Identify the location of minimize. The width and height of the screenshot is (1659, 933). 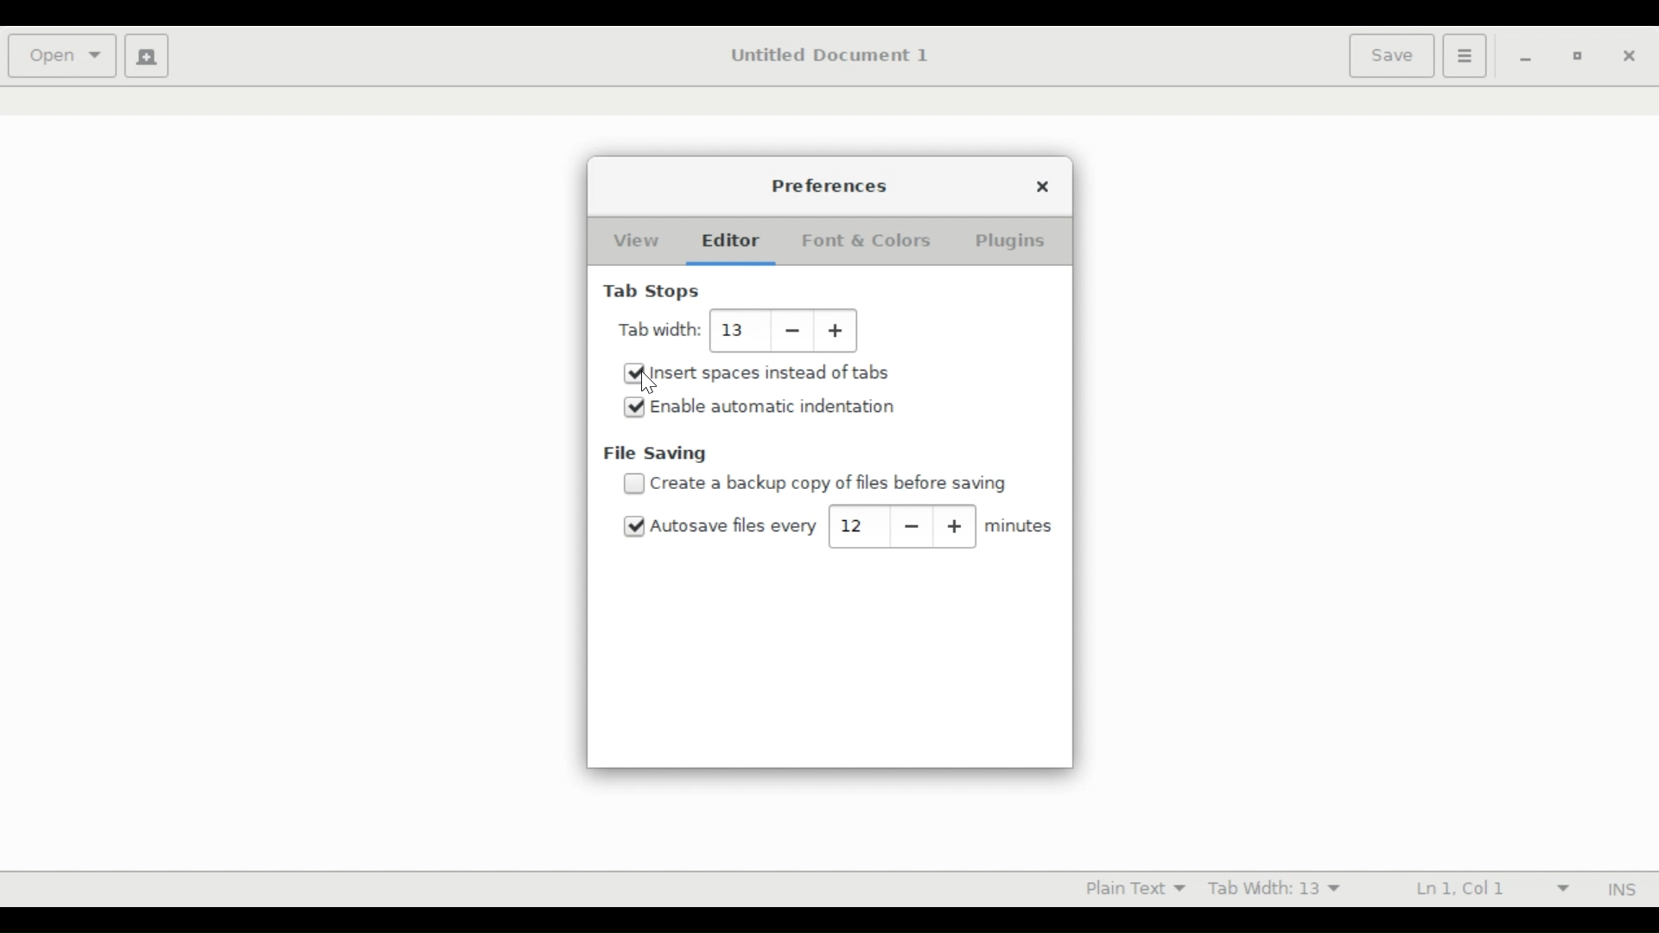
(1526, 56).